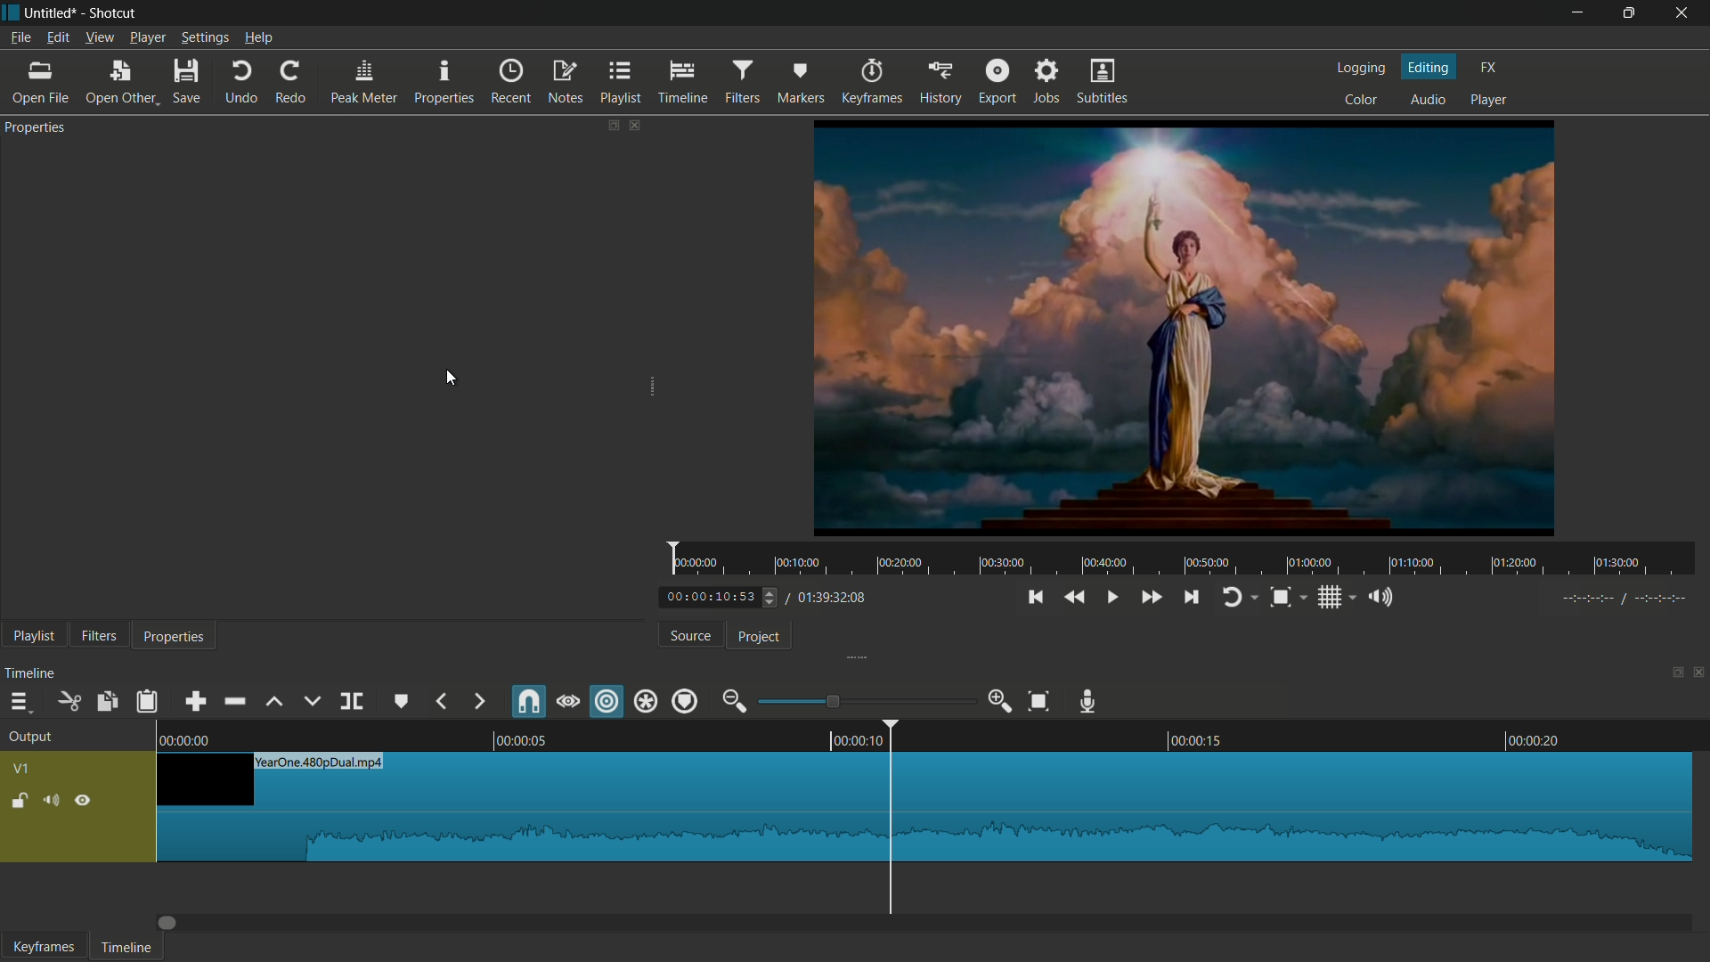 Image resolution: width=1710 pixels, height=962 pixels. Describe the element at coordinates (1357, 98) in the screenshot. I see `color` at that location.